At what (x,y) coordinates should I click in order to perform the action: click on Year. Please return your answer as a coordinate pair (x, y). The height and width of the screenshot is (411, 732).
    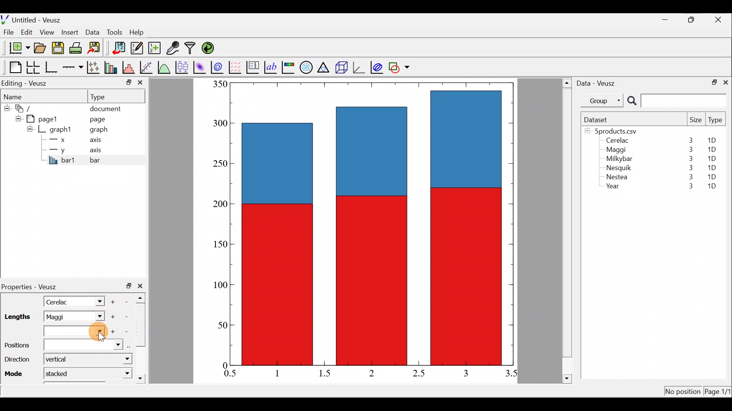
    Looking at the image, I should click on (615, 188).